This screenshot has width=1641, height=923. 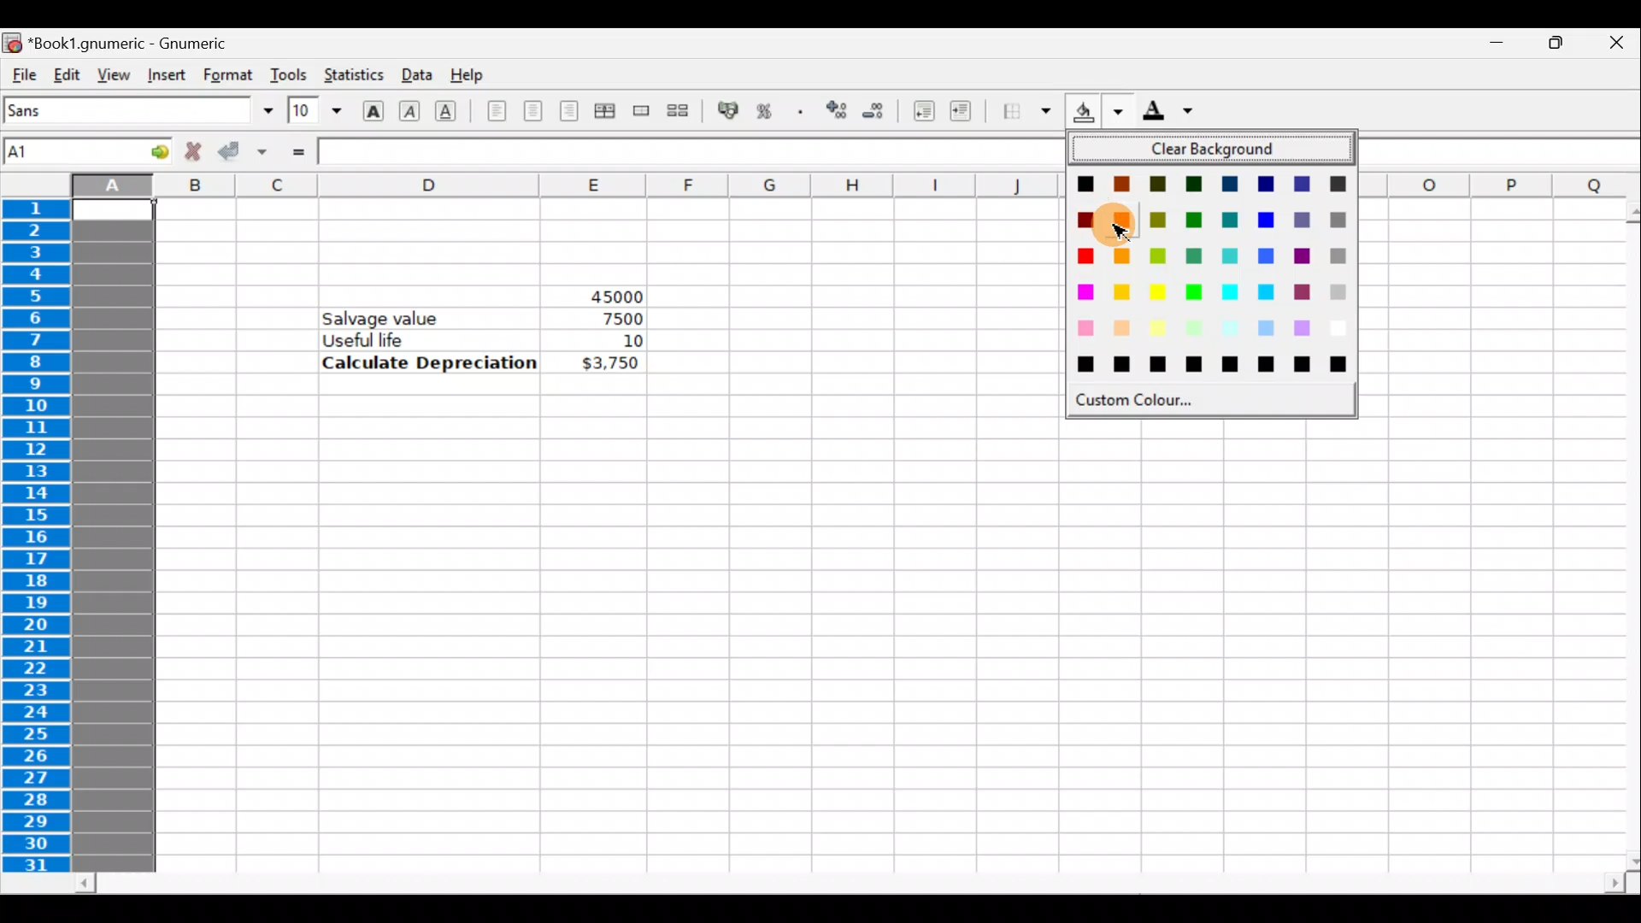 I want to click on Cursor on red orange color, so click(x=1121, y=226).